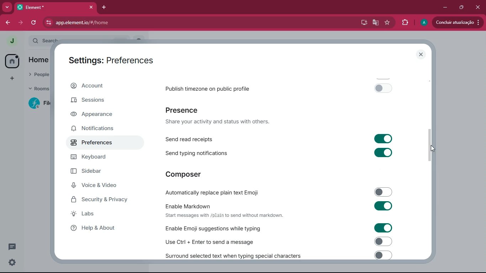 Image resolution: width=486 pixels, height=273 pixels. I want to click on add, so click(11, 79).